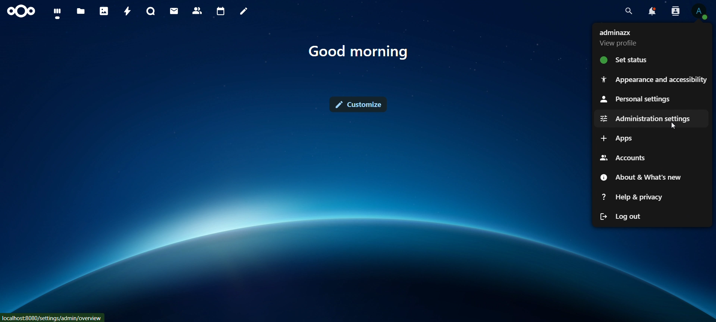  Describe the element at coordinates (627, 11) in the screenshot. I see `search` at that location.